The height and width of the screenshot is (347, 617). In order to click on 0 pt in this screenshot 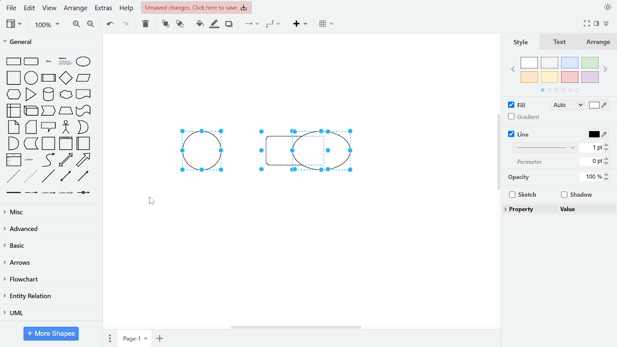, I will do `click(592, 161)`.